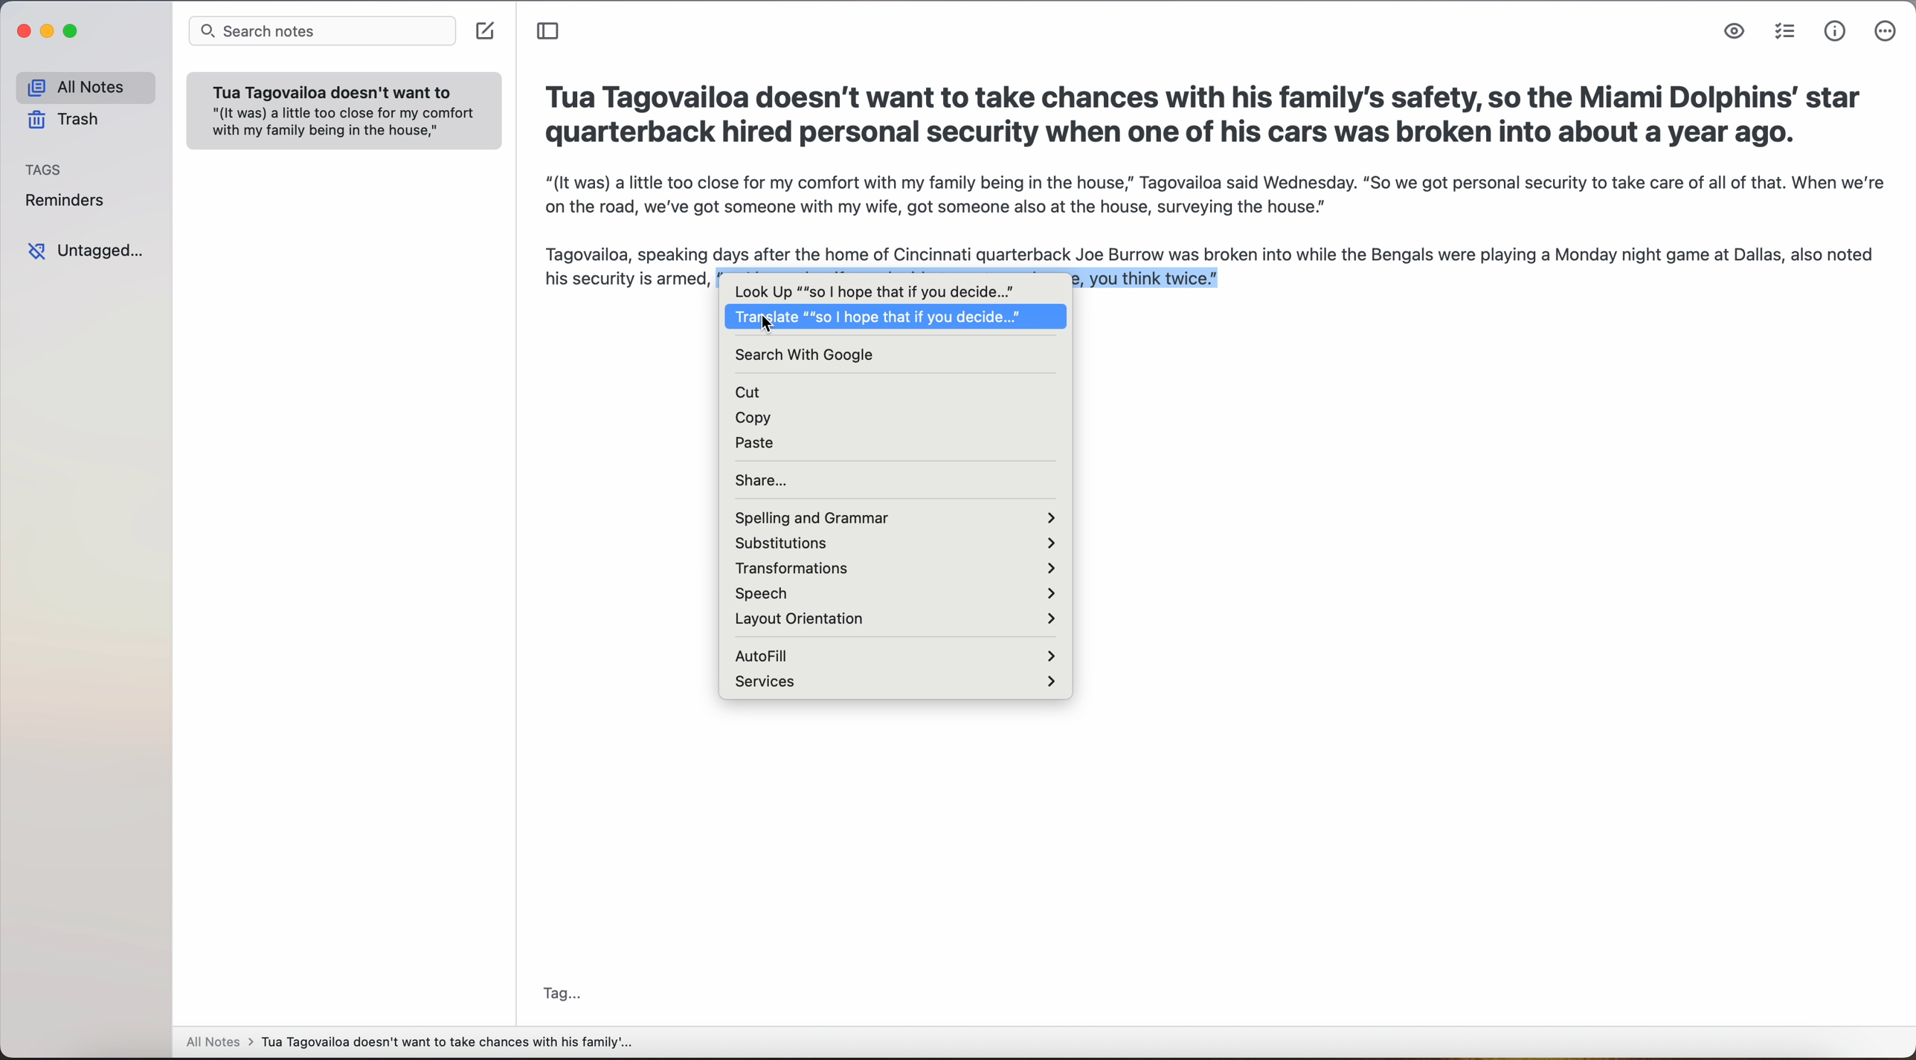  I want to click on speech, so click(896, 592).